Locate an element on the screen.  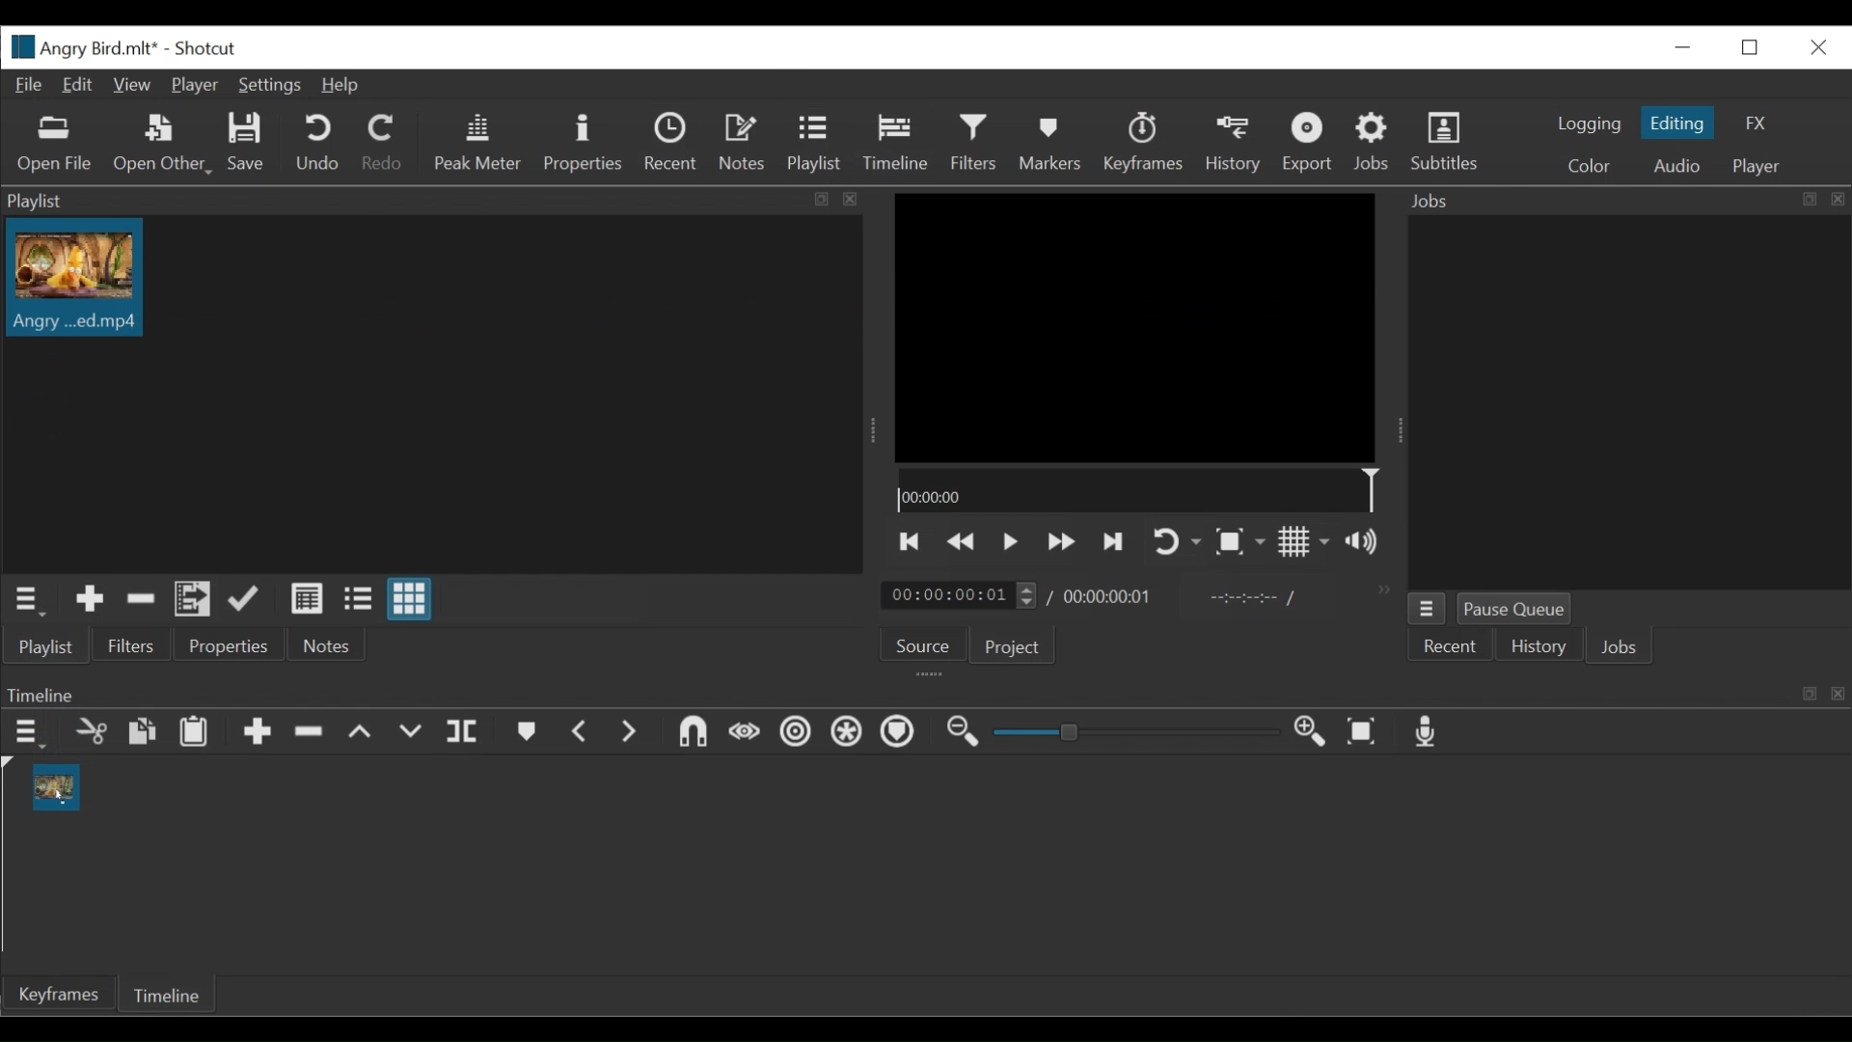
Clip is located at coordinates (74, 279).